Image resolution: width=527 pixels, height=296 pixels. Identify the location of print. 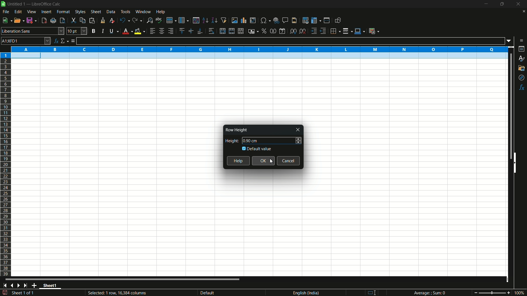
(53, 21).